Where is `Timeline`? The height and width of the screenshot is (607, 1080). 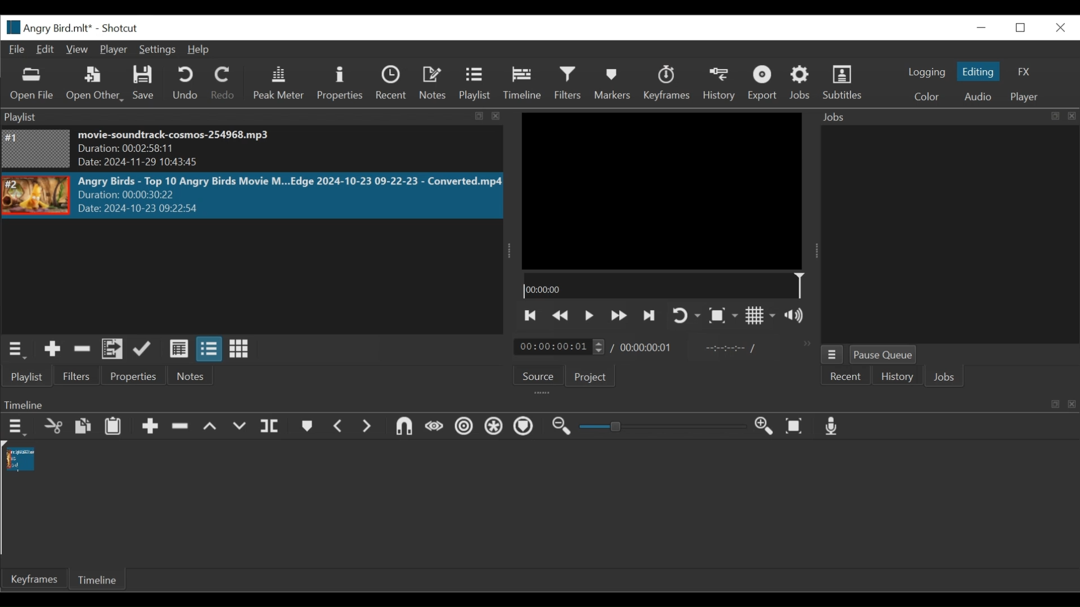 Timeline is located at coordinates (100, 579).